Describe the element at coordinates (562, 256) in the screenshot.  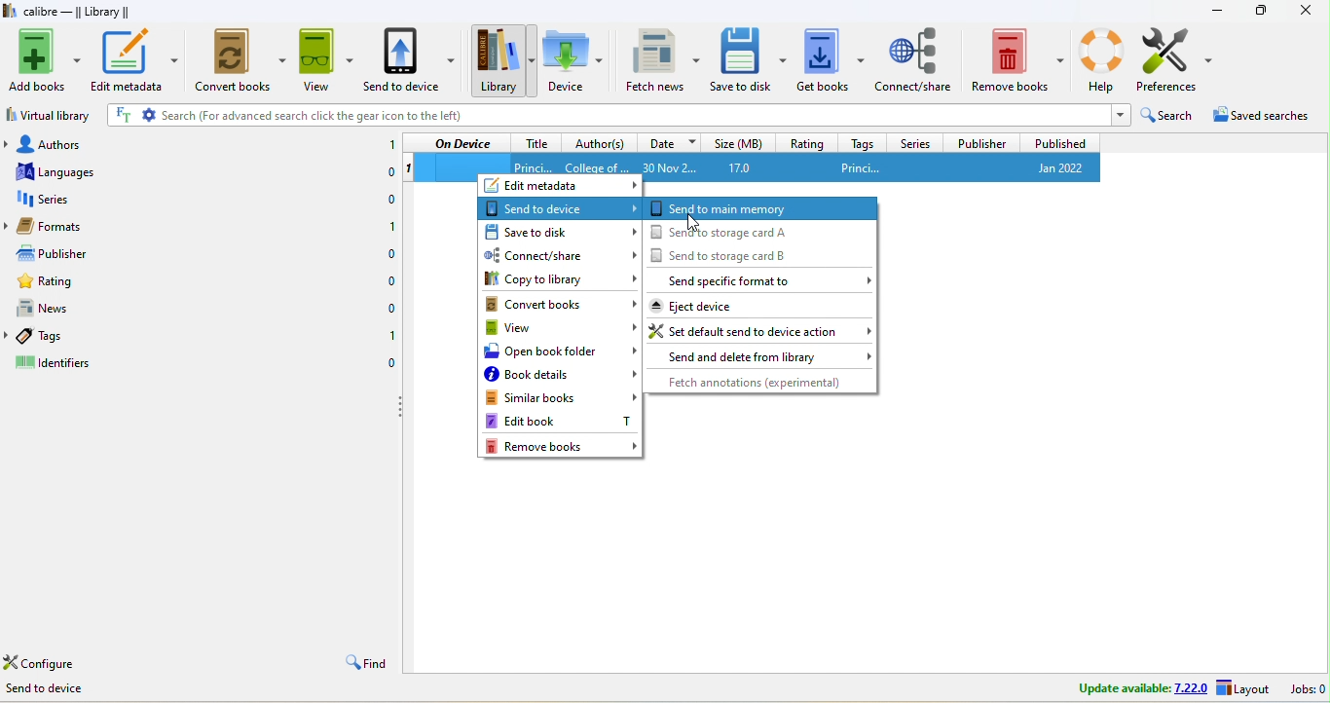
I see `connect/share` at that location.